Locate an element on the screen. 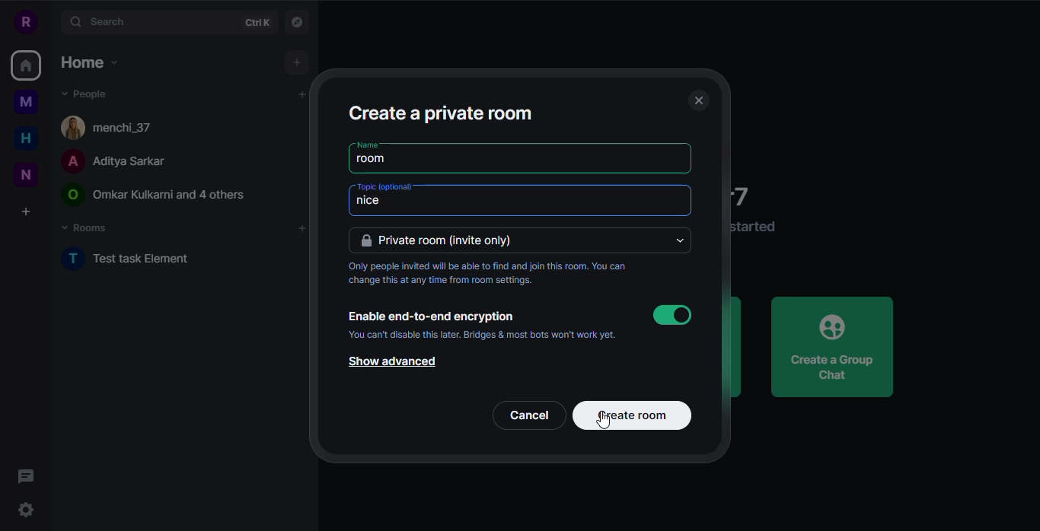 Image resolution: width=1040 pixels, height=531 pixels. show advanced is located at coordinates (389, 363).